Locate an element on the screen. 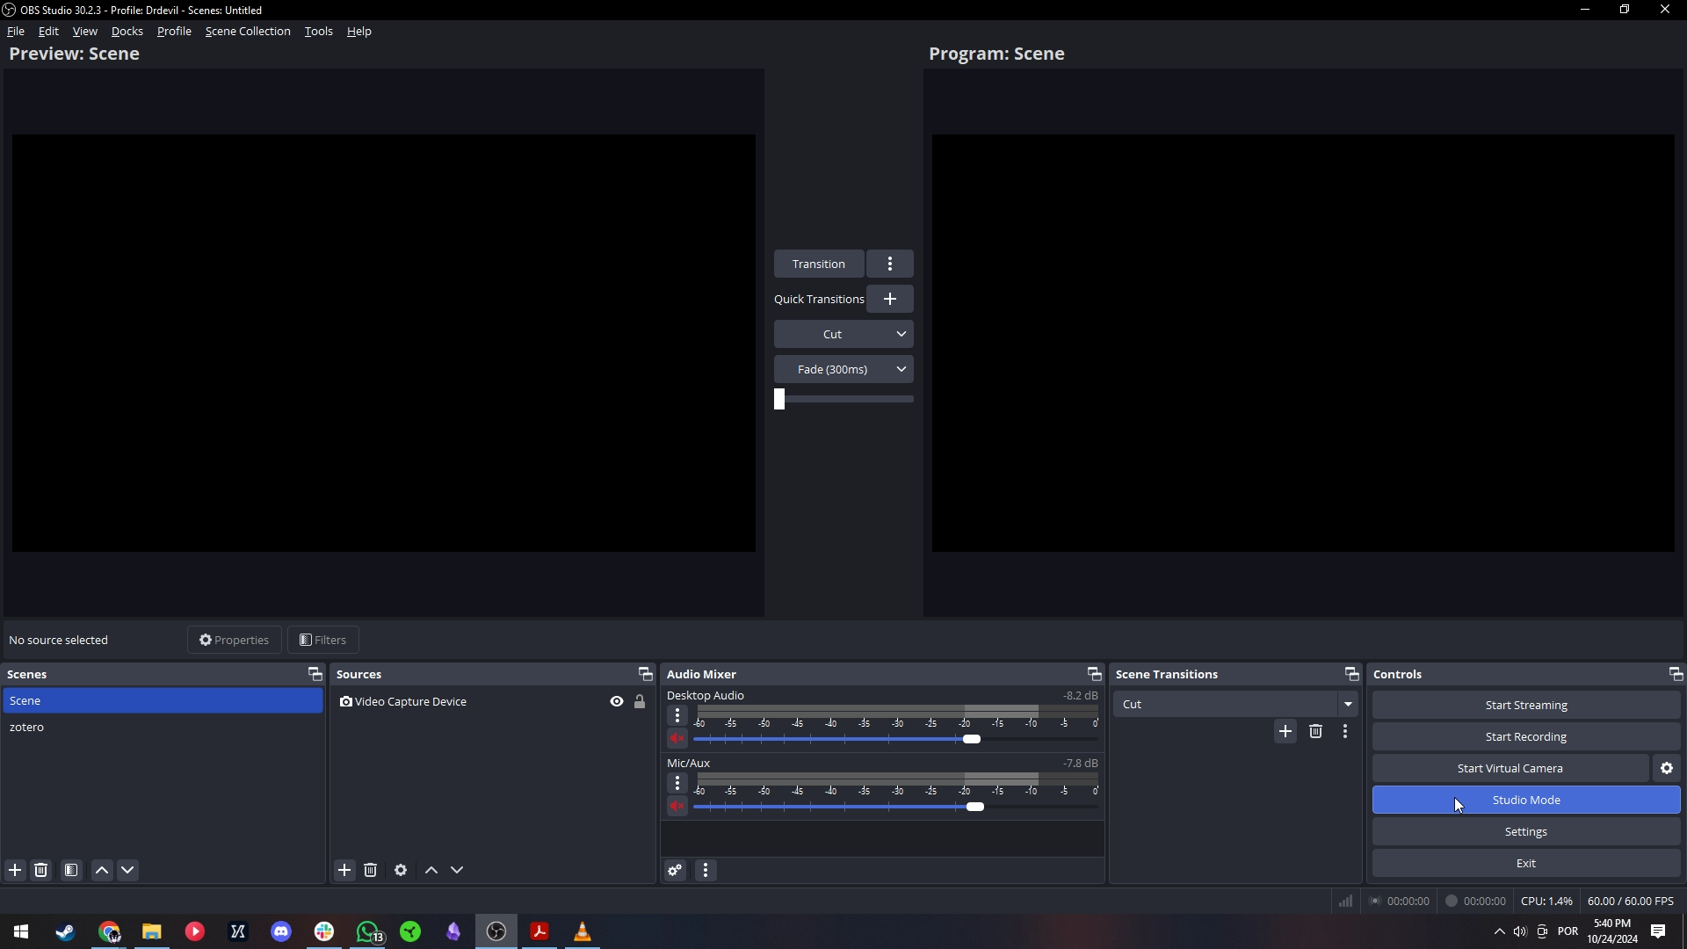 This screenshot has height=949, width=1687. Docks is located at coordinates (128, 31).